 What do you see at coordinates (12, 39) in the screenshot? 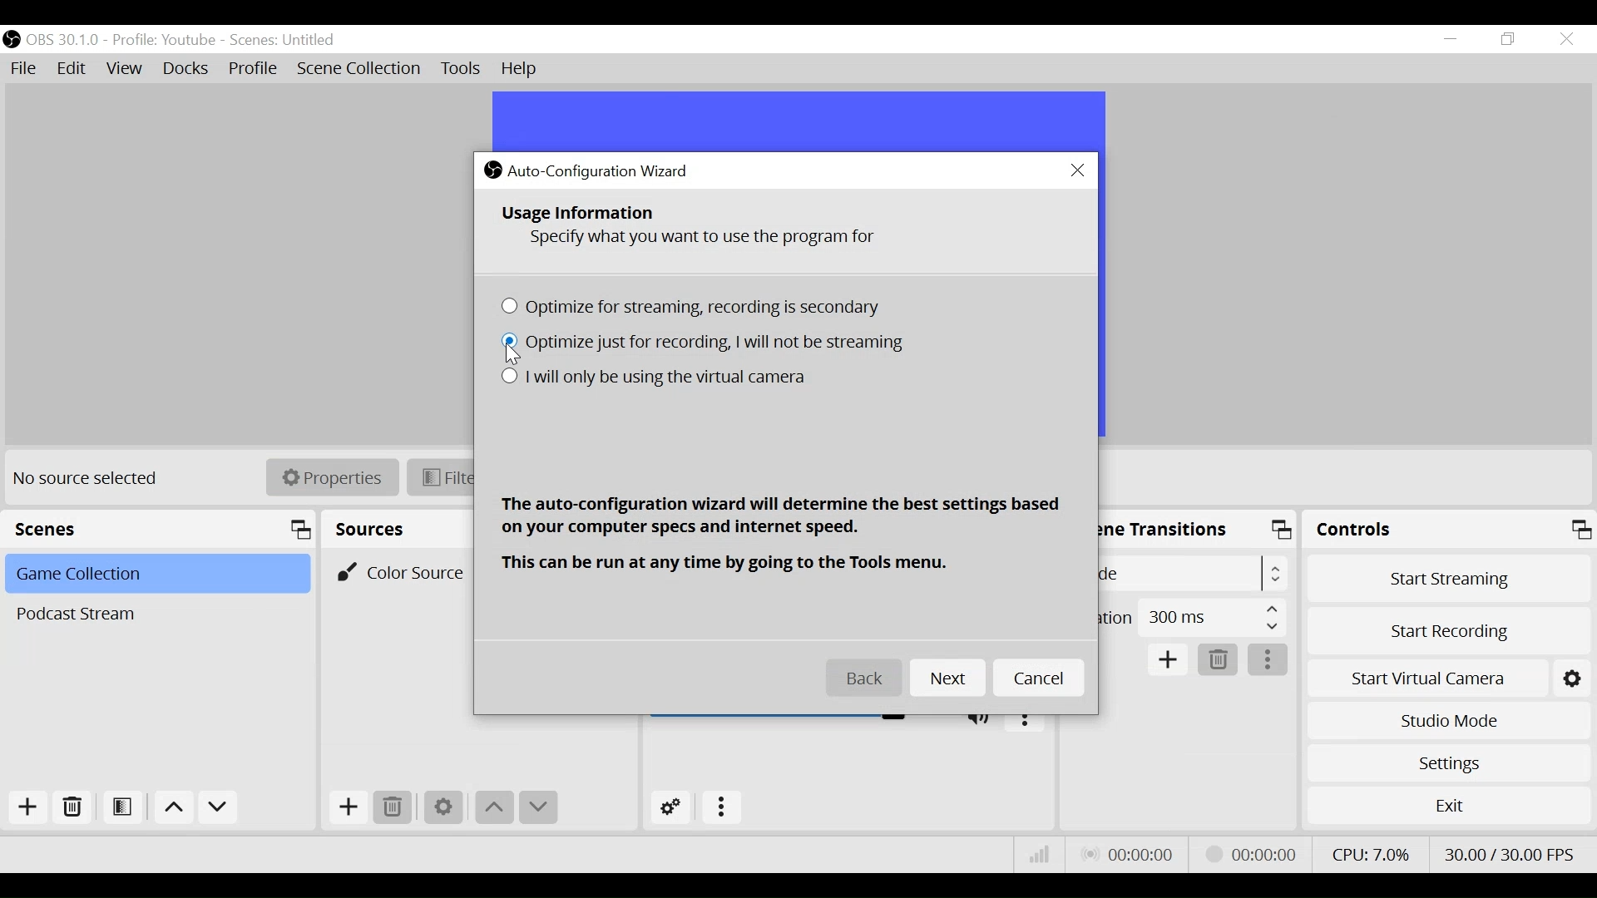
I see `OBS Desktop icon` at bounding box center [12, 39].